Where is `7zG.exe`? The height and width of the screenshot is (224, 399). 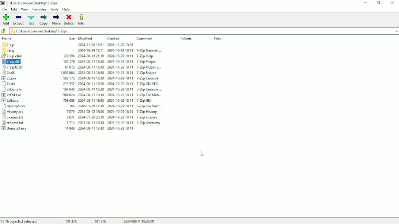 7zG.exe is located at coordinates (14, 100).